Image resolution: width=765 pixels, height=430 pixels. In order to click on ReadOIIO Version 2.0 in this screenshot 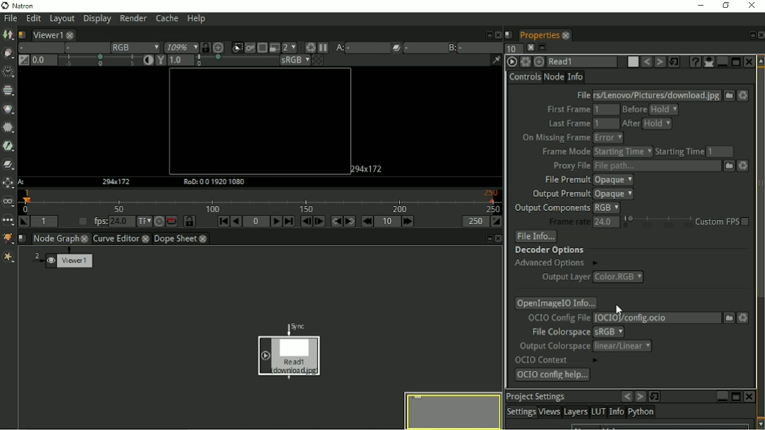, I will do `click(511, 62)`.